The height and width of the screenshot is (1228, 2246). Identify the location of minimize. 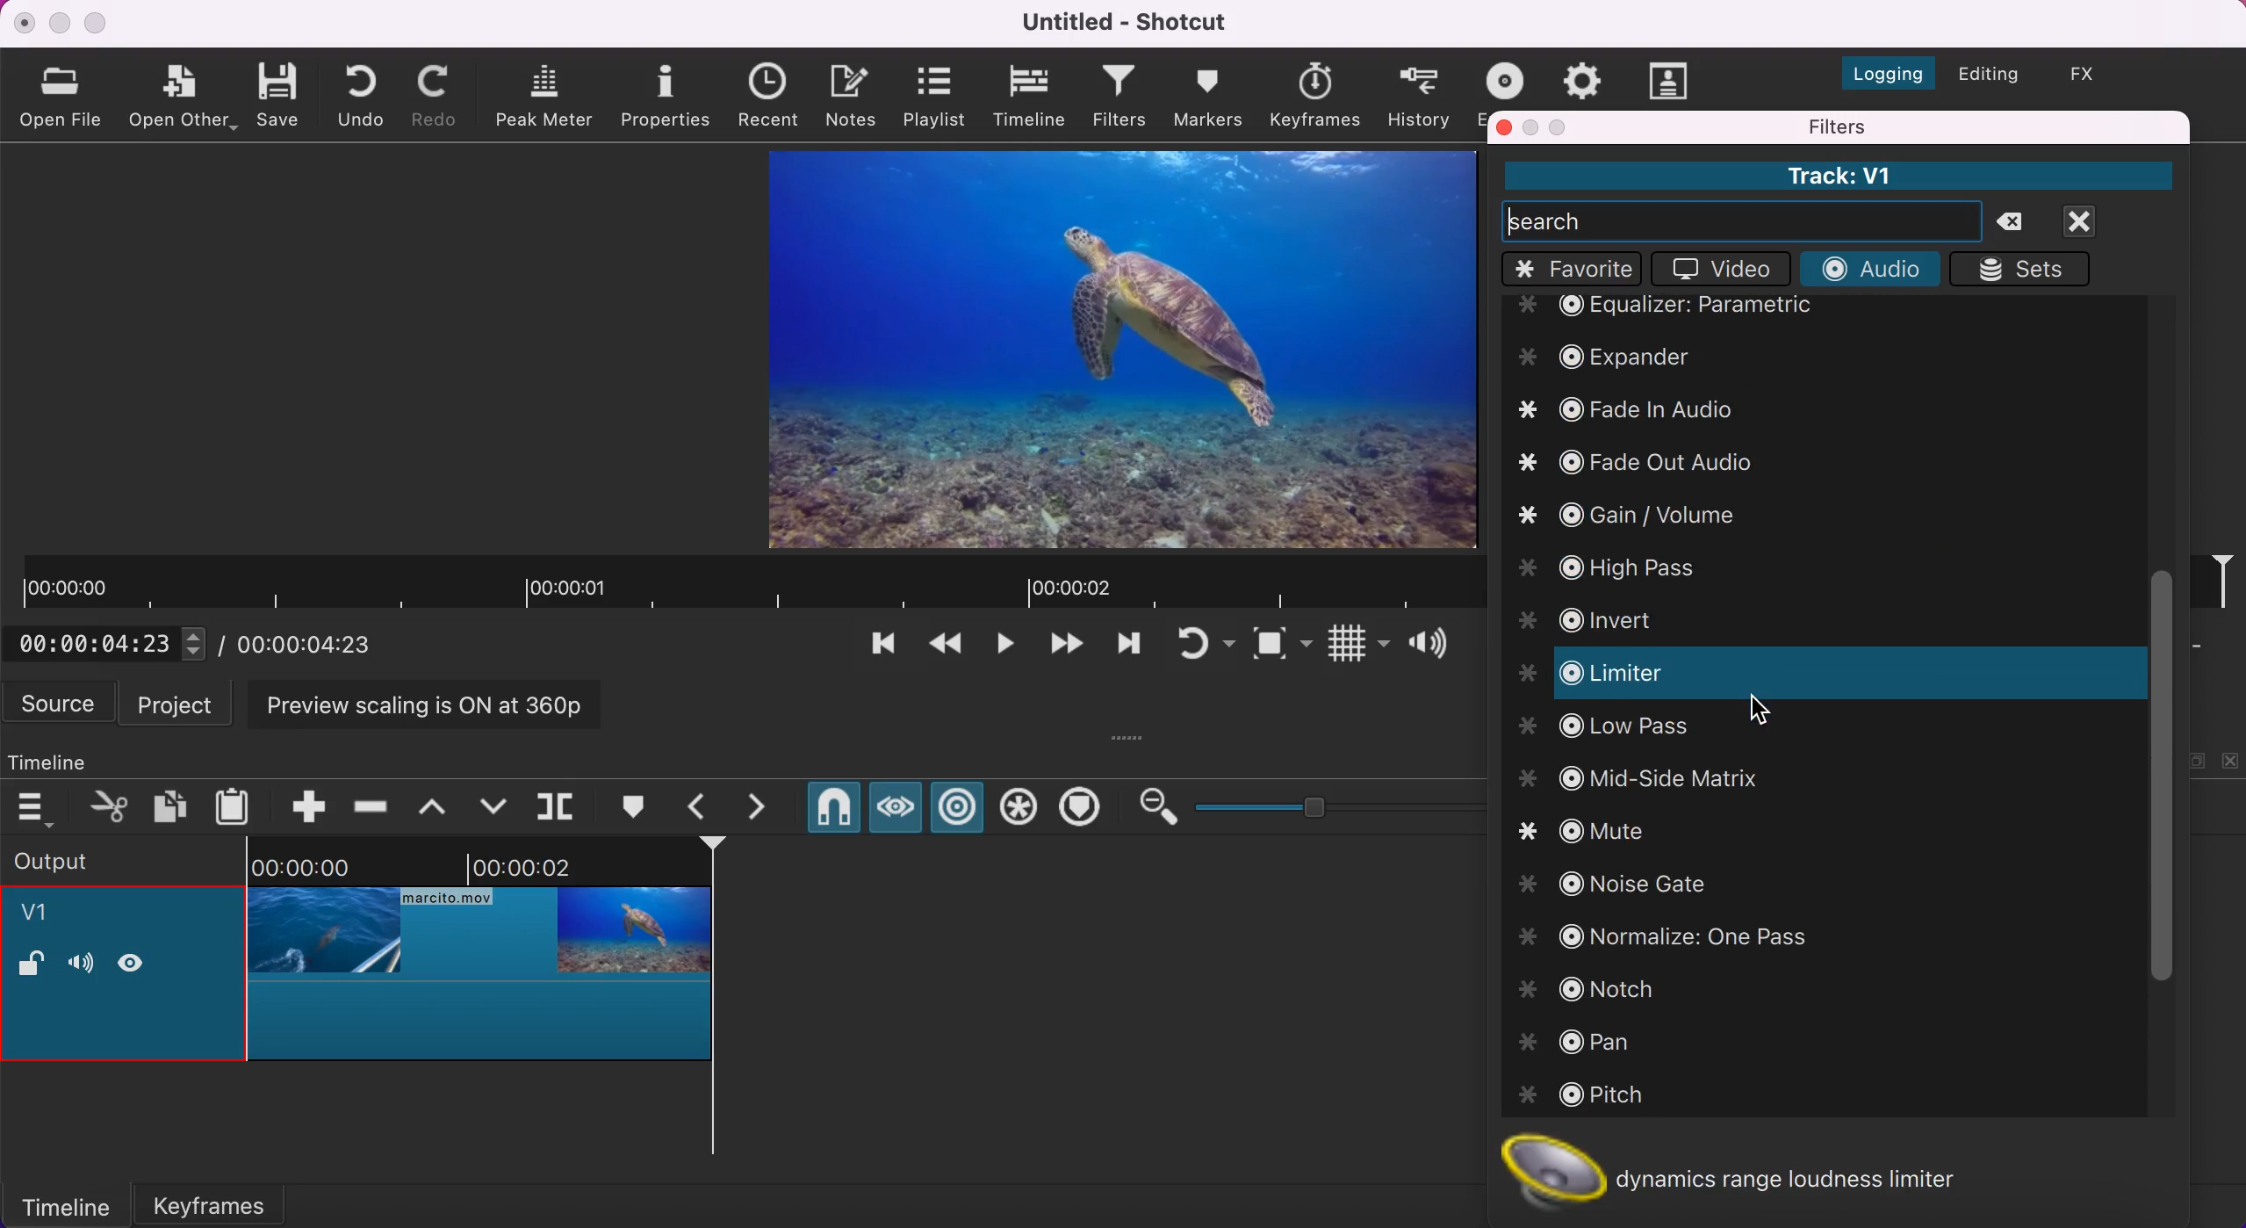
(59, 23).